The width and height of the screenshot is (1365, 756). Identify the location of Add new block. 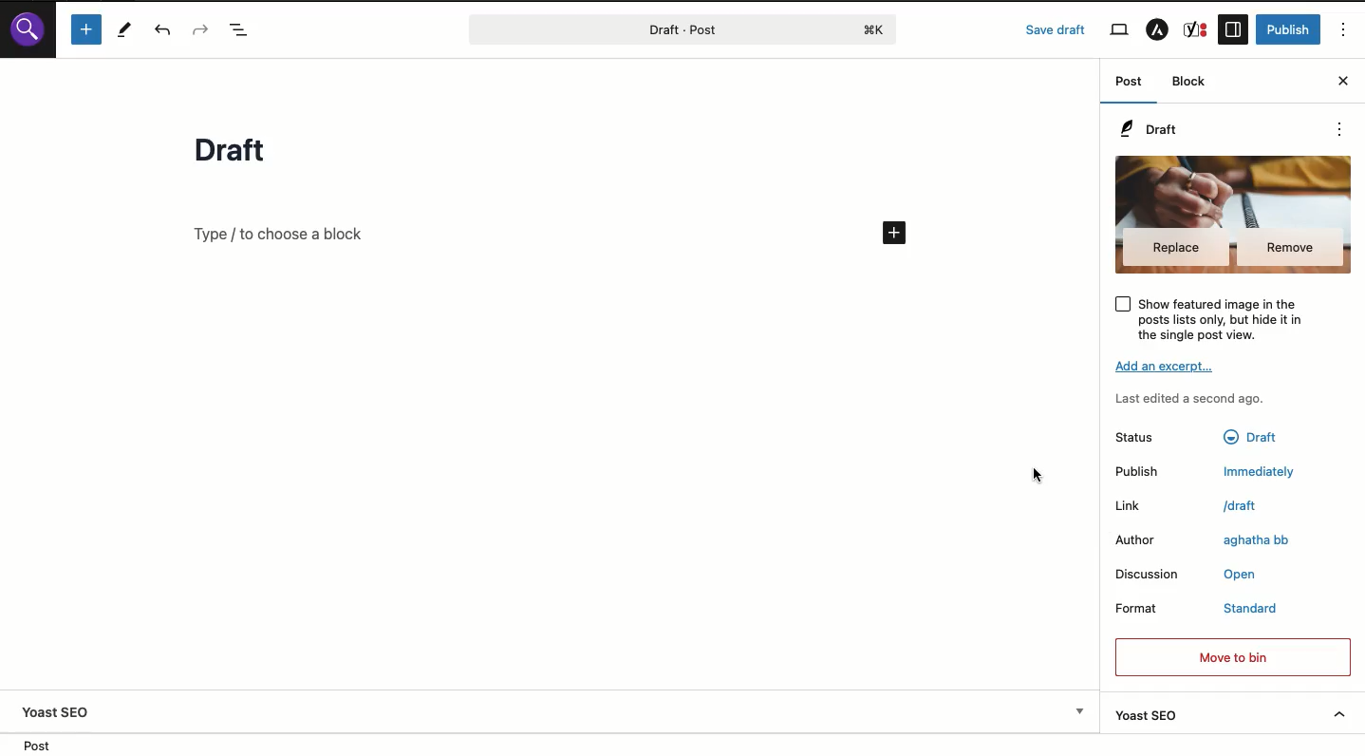
(281, 233).